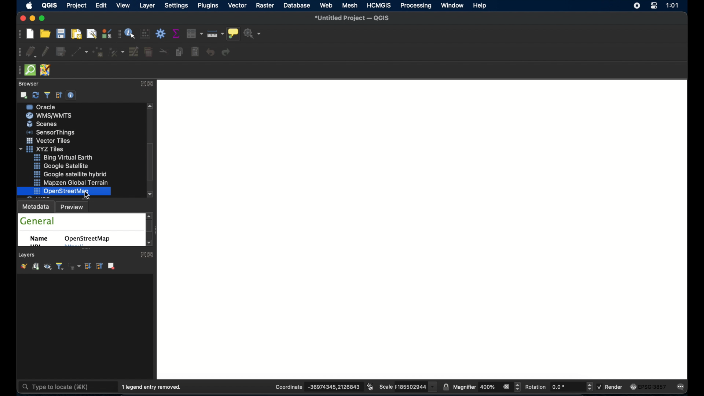 The width and height of the screenshot is (704, 396). What do you see at coordinates (446, 386) in the screenshot?
I see `lock scale` at bounding box center [446, 386].